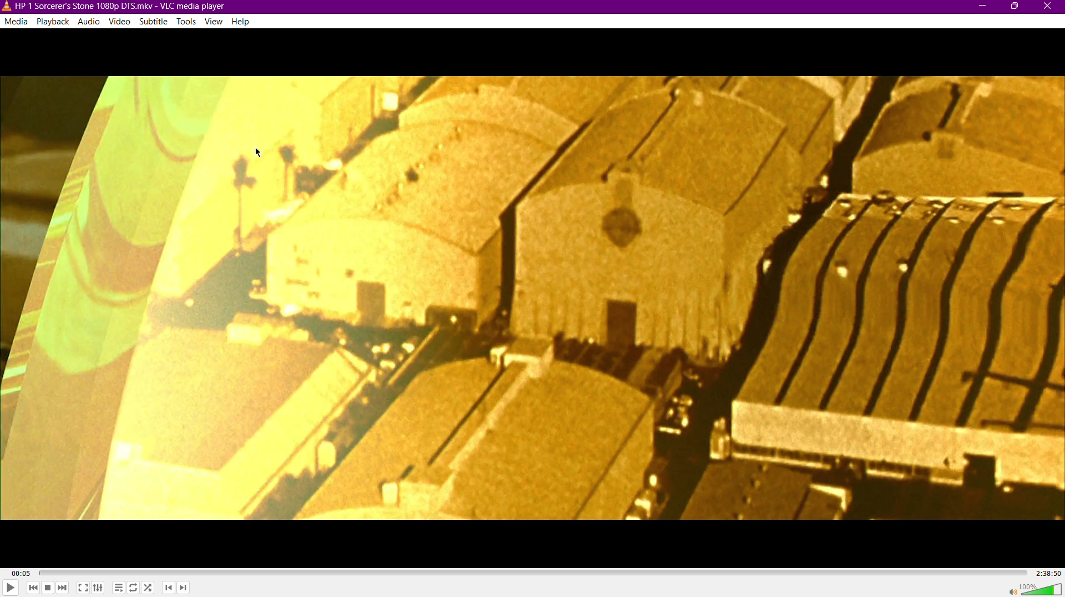 The height and width of the screenshot is (597, 1065). I want to click on Close, so click(1046, 7).